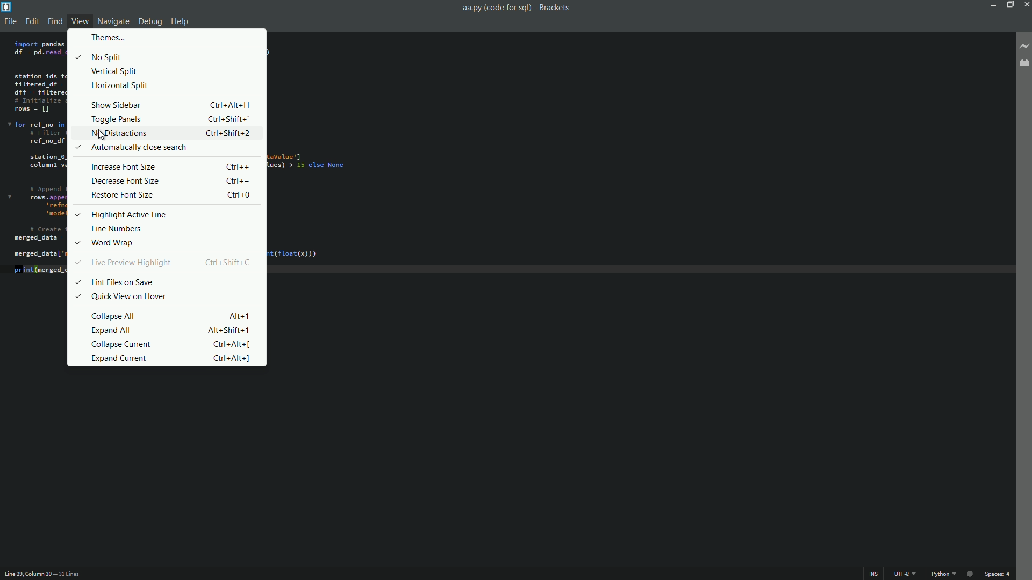 Image resolution: width=1032 pixels, height=580 pixels. Describe the element at coordinates (519, 7) in the screenshot. I see `aa.py (code for sql) - Brackets` at that location.